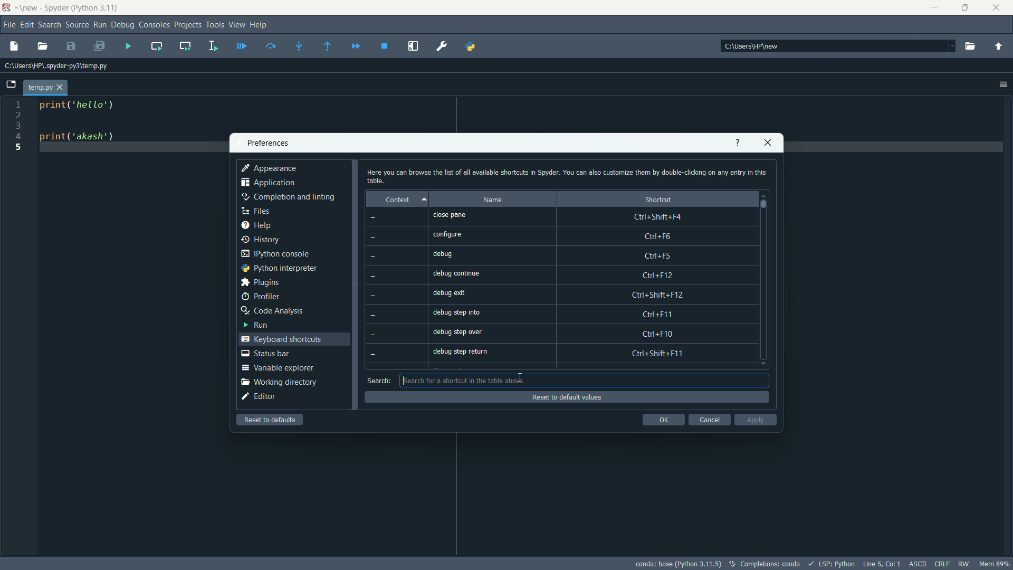 Image resolution: width=1013 pixels, height=570 pixels. I want to click on files, so click(257, 211).